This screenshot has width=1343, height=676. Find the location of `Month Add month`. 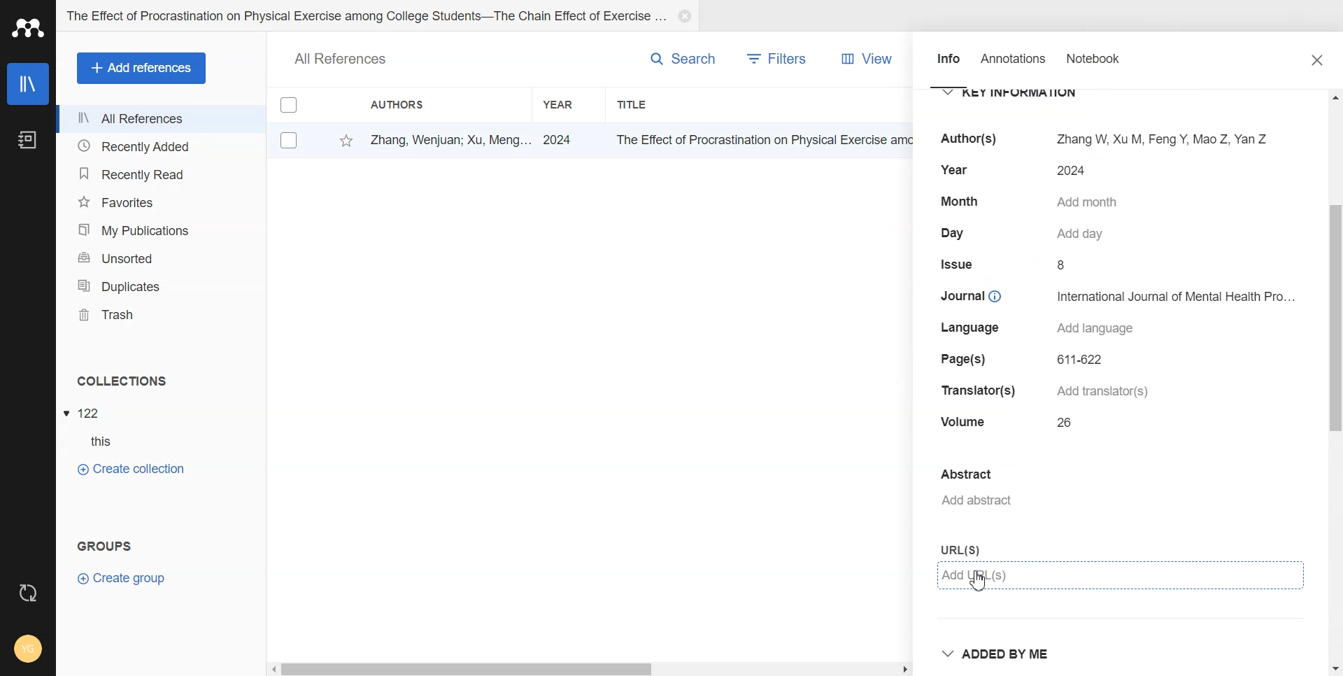

Month Add month is located at coordinates (1032, 202).